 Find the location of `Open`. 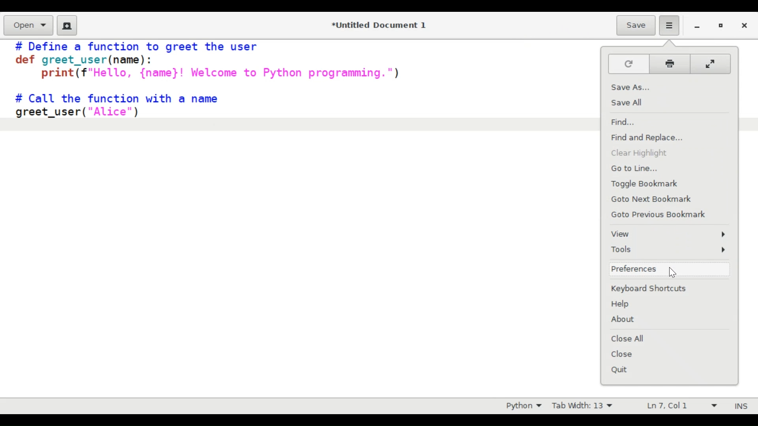

Open is located at coordinates (28, 26).